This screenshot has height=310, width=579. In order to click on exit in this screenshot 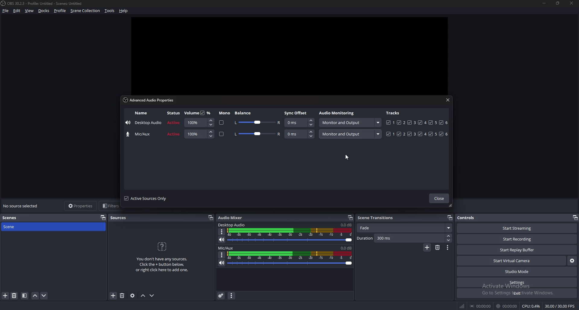, I will do `click(516, 293)`.